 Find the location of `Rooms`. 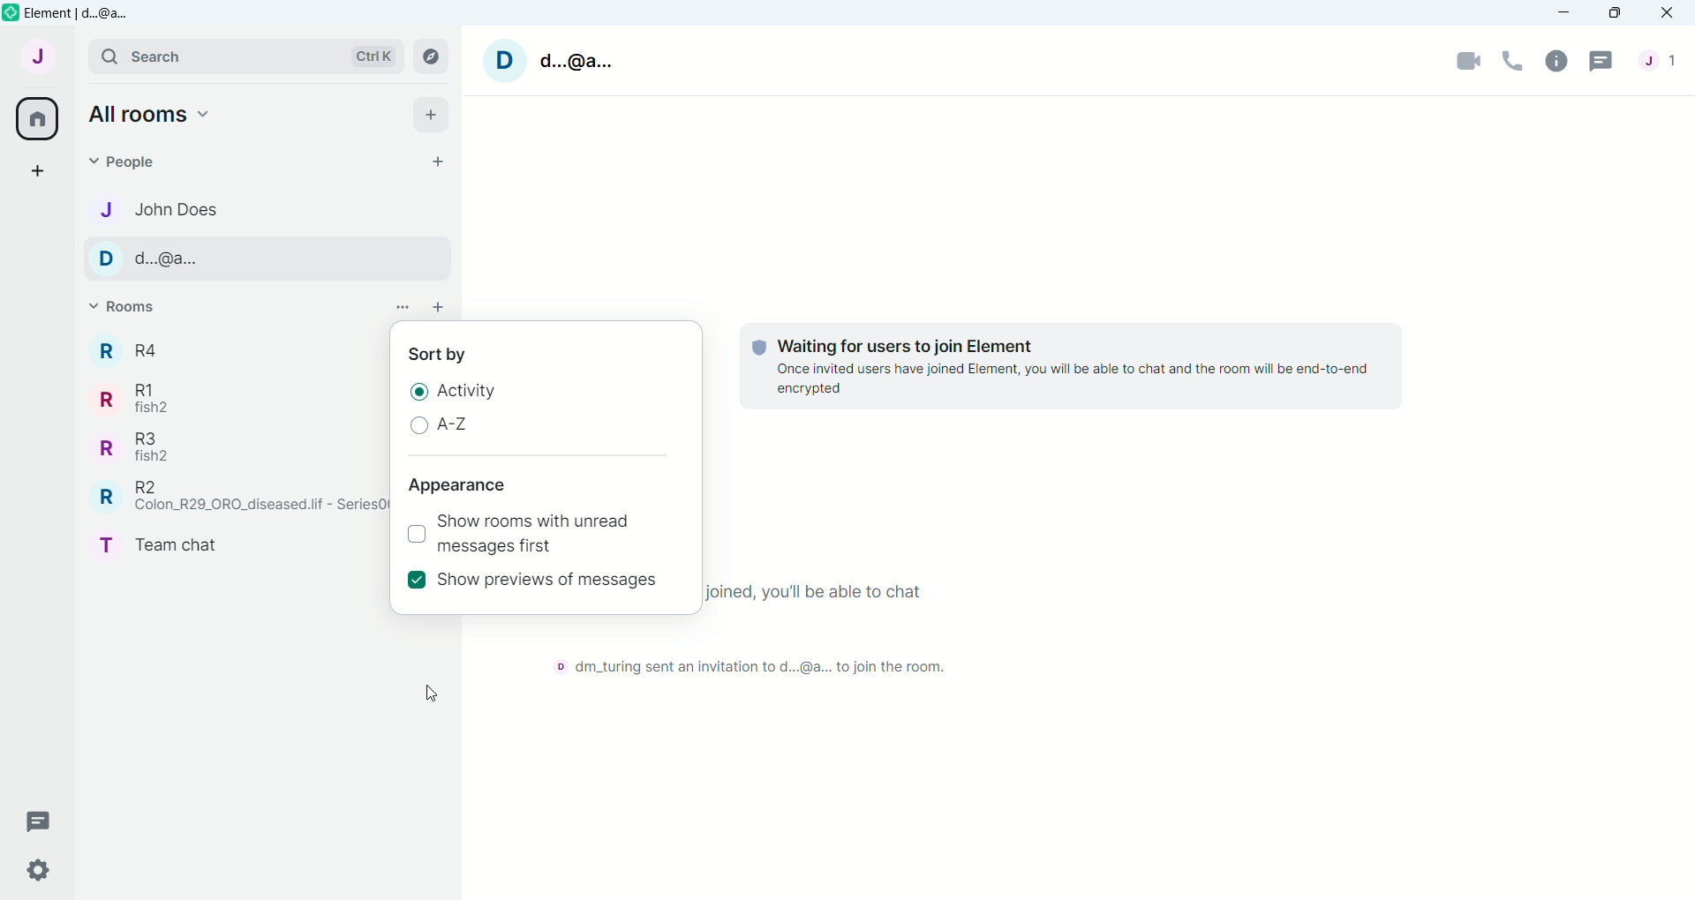

Rooms is located at coordinates (136, 306).